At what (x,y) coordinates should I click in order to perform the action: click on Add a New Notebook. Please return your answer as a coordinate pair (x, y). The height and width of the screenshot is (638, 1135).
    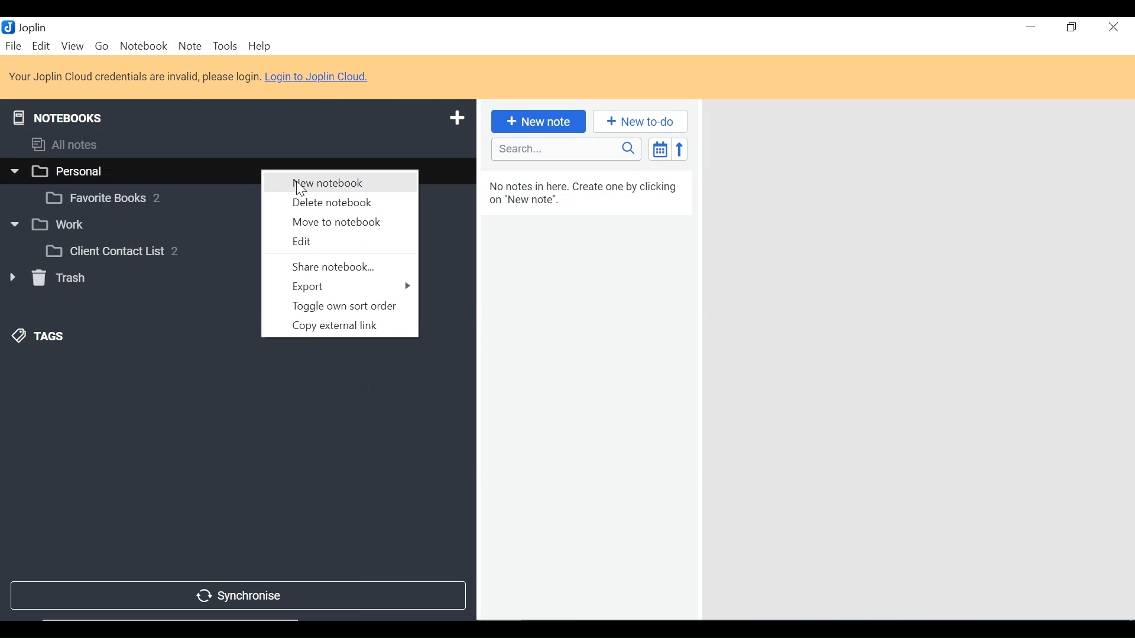
    Looking at the image, I should click on (459, 116).